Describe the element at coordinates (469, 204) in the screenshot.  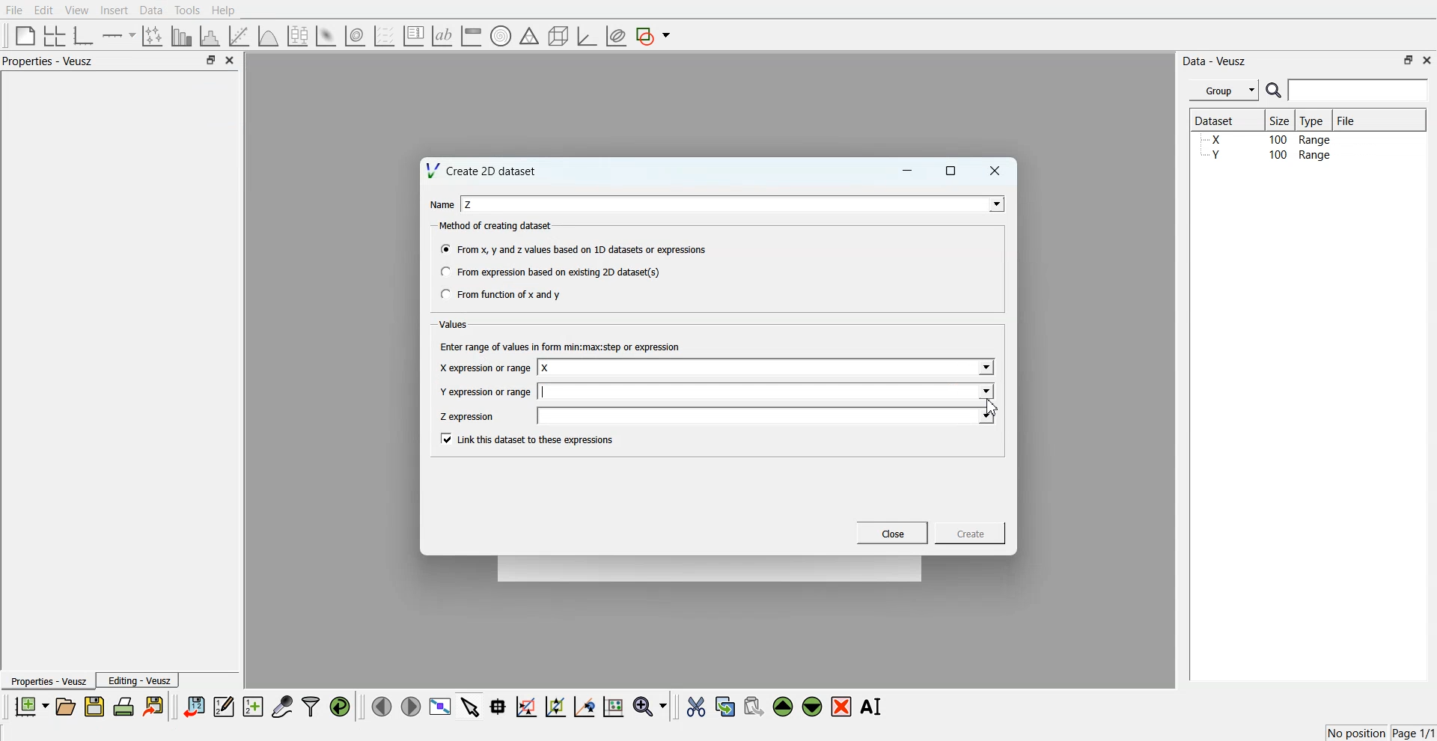
I see `Z` at that location.